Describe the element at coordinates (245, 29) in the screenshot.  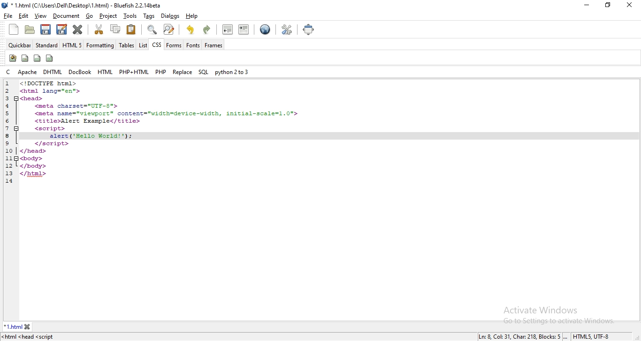
I see `indent` at that location.